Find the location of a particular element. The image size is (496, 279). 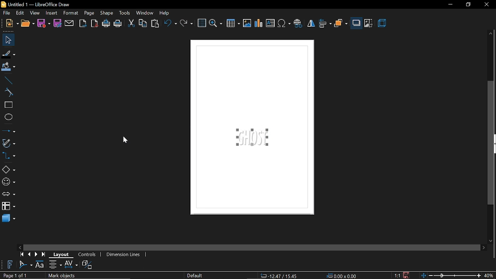

next page is located at coordinates (35, 254).